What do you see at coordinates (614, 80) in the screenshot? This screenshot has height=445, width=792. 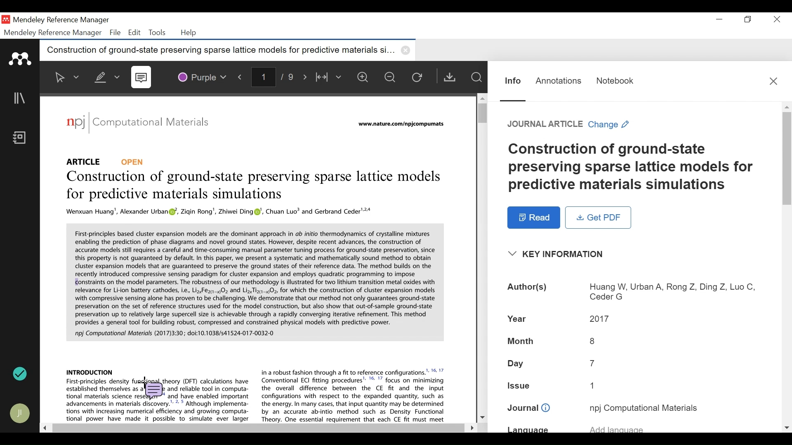 I see `Notebook` at bounding box center [614, 80].